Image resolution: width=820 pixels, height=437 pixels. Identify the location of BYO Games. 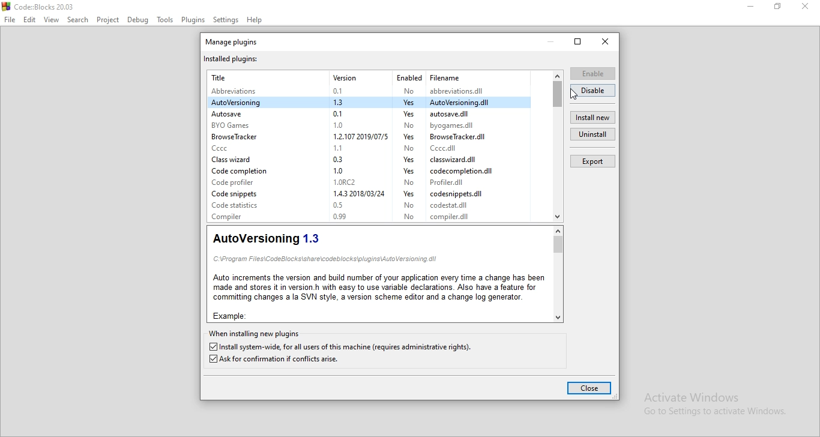
(233, 126).